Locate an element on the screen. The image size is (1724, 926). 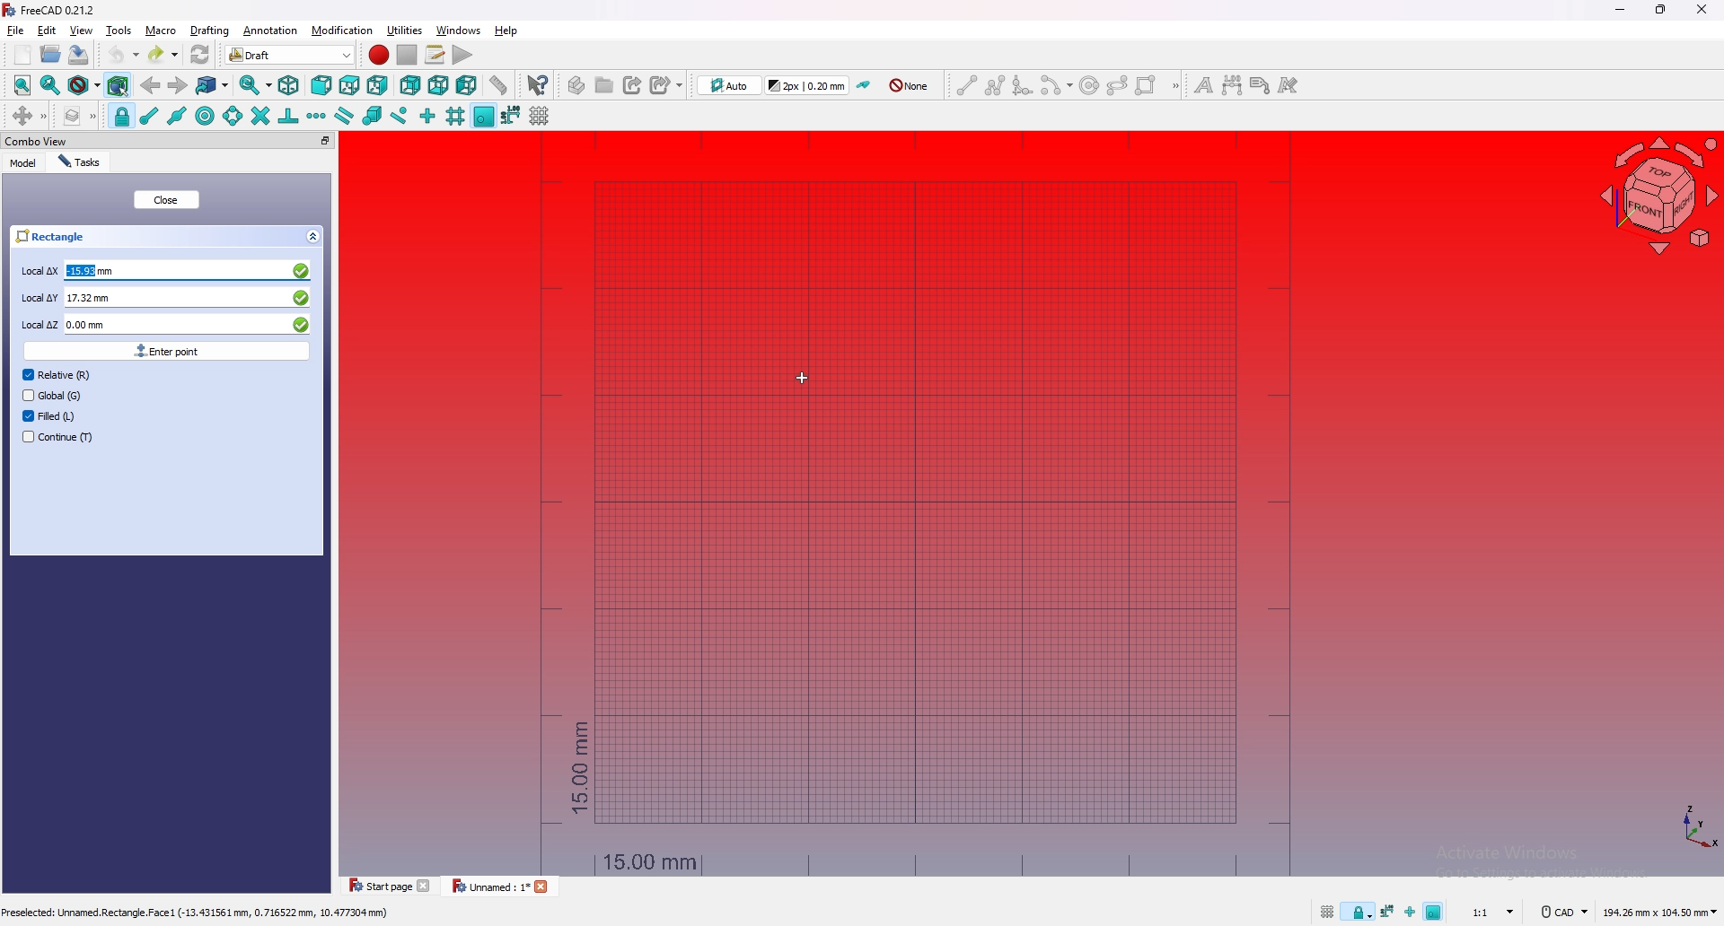
snap ortho is located at coordinates (427, 117).